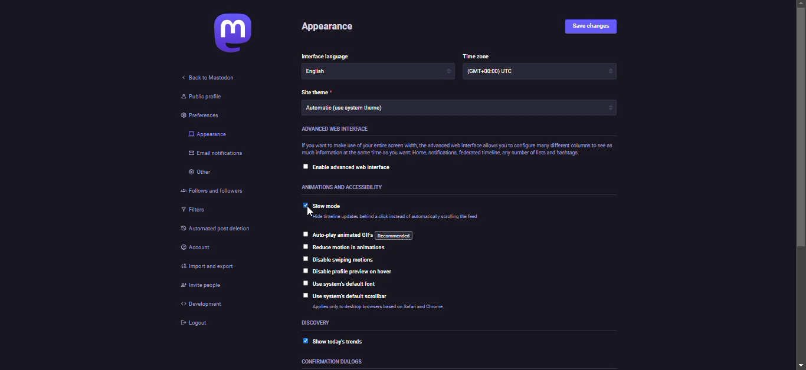 The width and height of the screenshot is (806, 370). What do you see at coordinates (316, 323) in the screenshot?
I see `discovery` at bounding box center [316, 323].